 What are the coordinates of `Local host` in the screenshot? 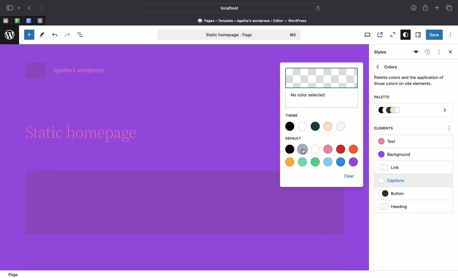 It's located at (225, 8).